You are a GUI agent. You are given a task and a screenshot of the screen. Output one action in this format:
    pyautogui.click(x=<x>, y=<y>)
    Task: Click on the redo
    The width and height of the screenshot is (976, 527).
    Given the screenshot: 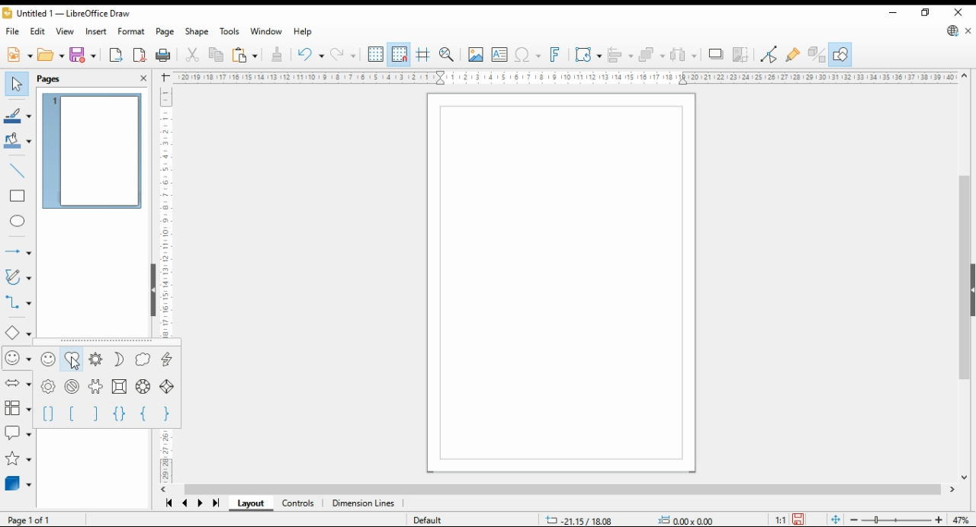 What is the action you would take?
    pyautogui.click(x=342, y=54)
    